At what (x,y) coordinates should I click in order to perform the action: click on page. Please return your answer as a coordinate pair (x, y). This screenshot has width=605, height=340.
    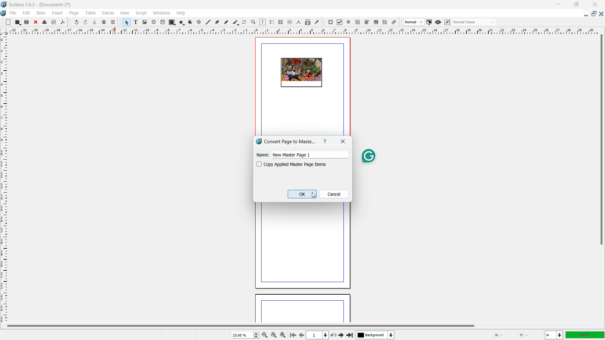
    Looking at the image, I should click on (301, 246).